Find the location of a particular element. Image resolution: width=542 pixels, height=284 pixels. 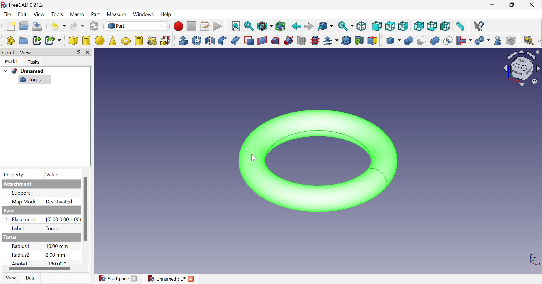

Drop down is located at coordinates (6, 71).